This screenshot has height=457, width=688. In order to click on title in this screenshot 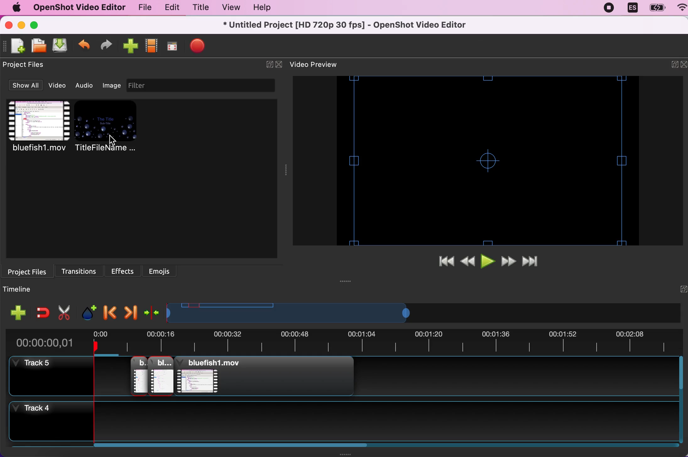, I will do `click(199, 8)`.